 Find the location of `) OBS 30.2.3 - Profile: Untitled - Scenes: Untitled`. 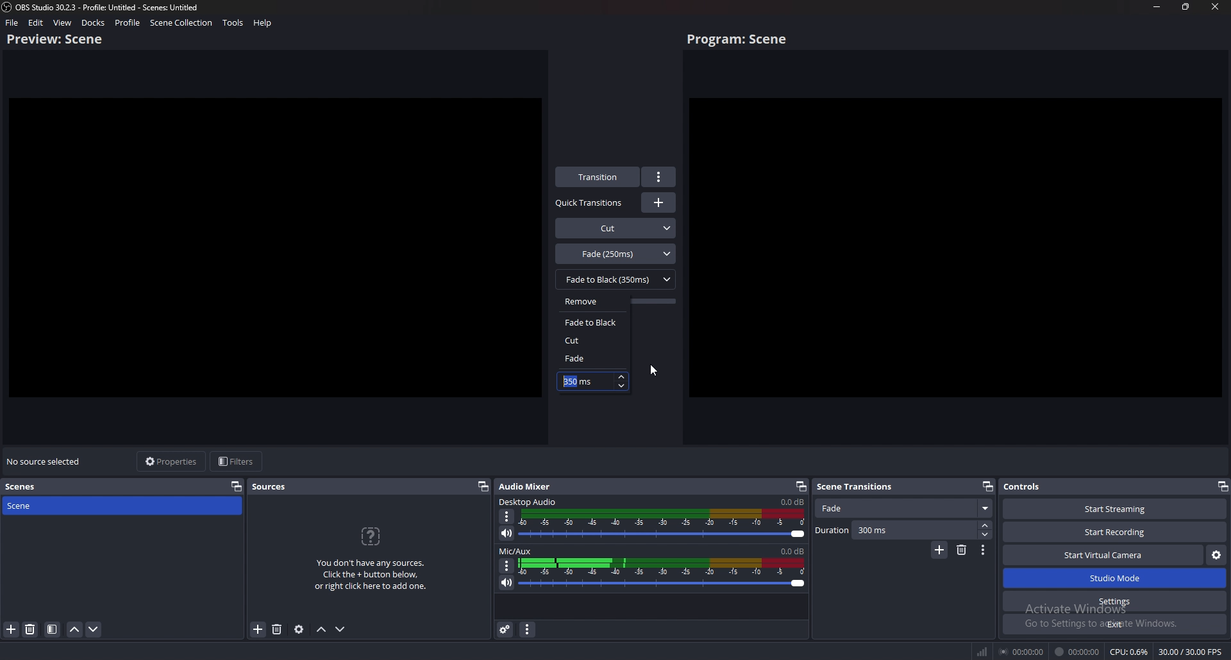

) OBS 30.2.3 - Profile: Untitled - Scenes: Untitled is located at coordinates (115, 6).